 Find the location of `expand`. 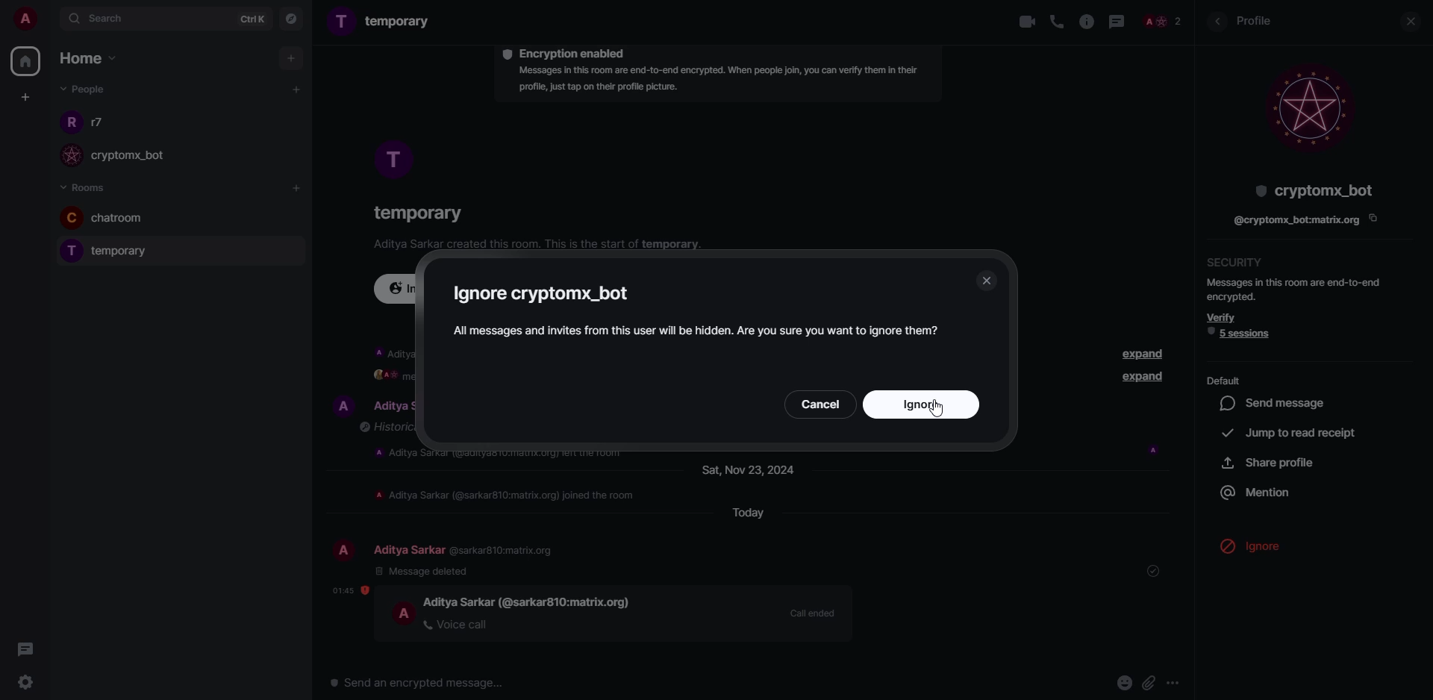

expand is located at coordinates (1139, 354).